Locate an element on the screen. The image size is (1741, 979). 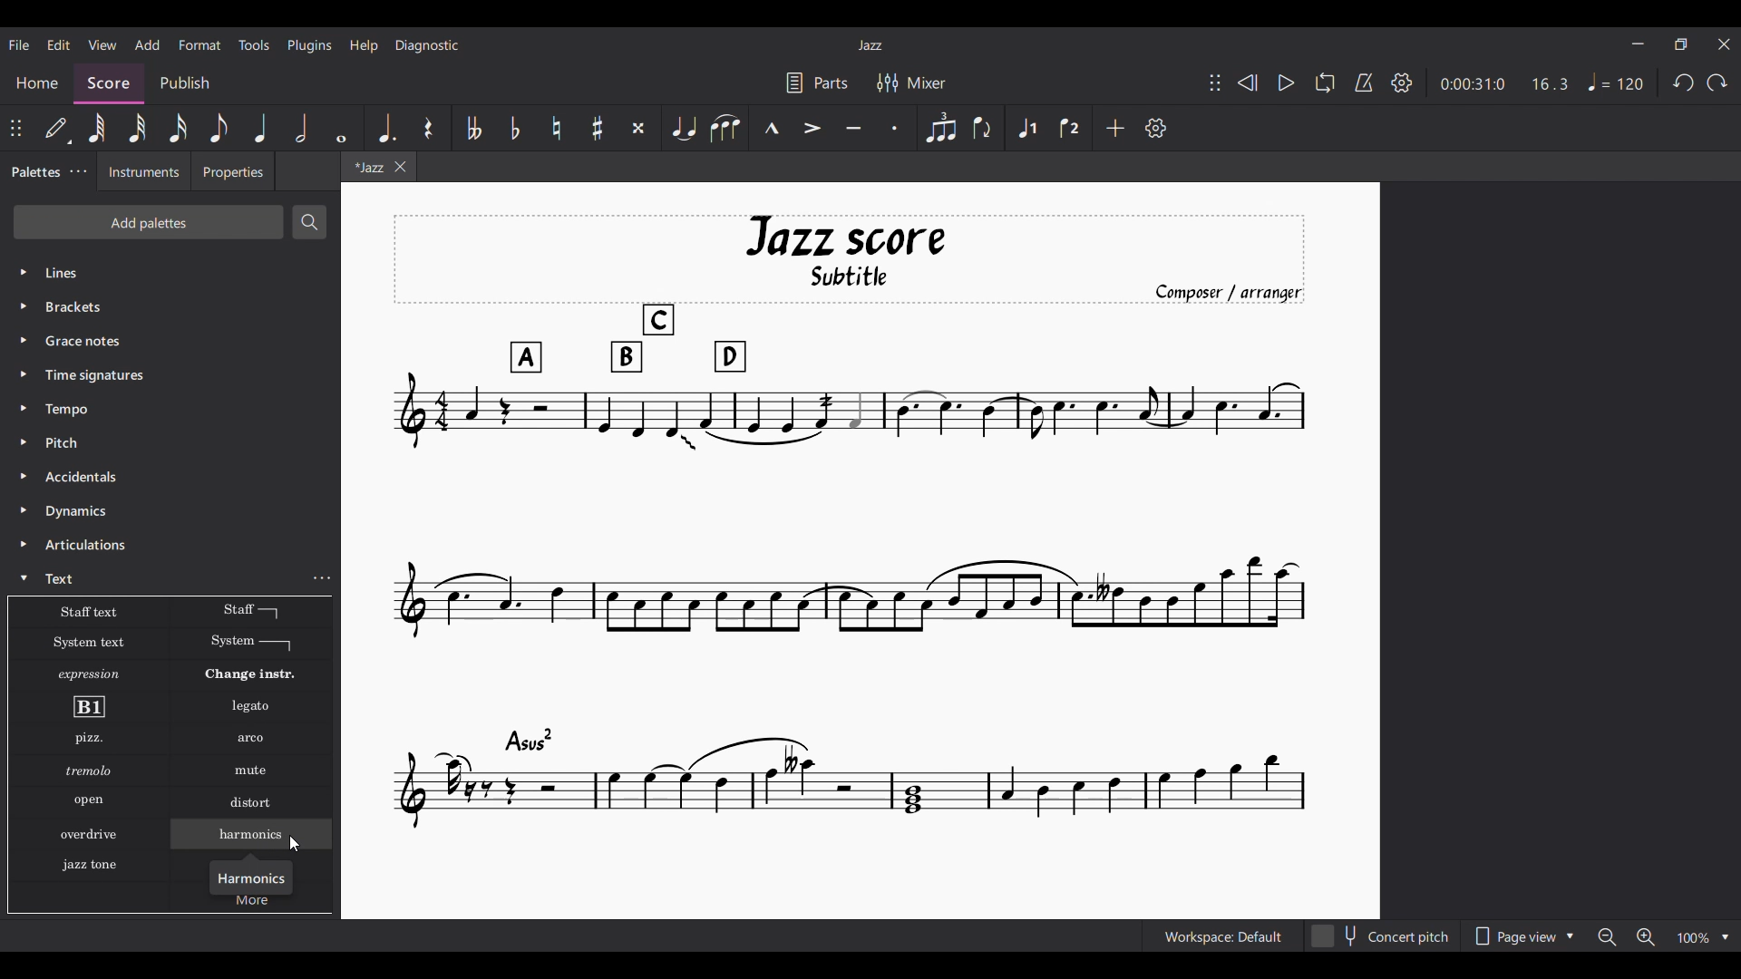
System is located at coordinates (251, 644).